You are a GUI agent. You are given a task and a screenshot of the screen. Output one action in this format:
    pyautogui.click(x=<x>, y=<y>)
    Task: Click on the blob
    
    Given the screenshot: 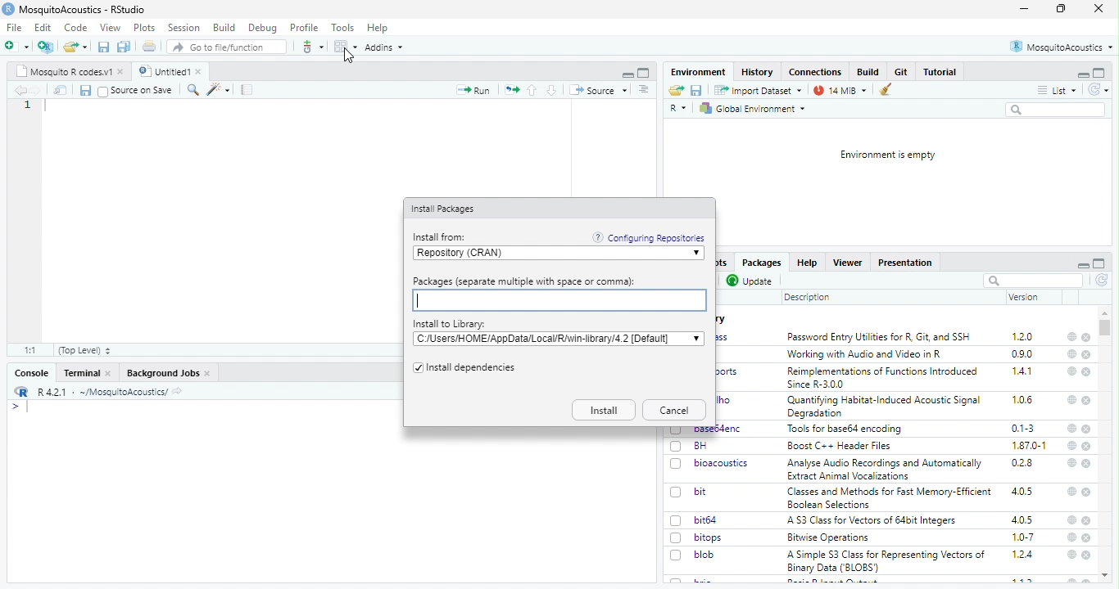 What is the action you would take?
    pyautogui.click(x=704, y=555)
    